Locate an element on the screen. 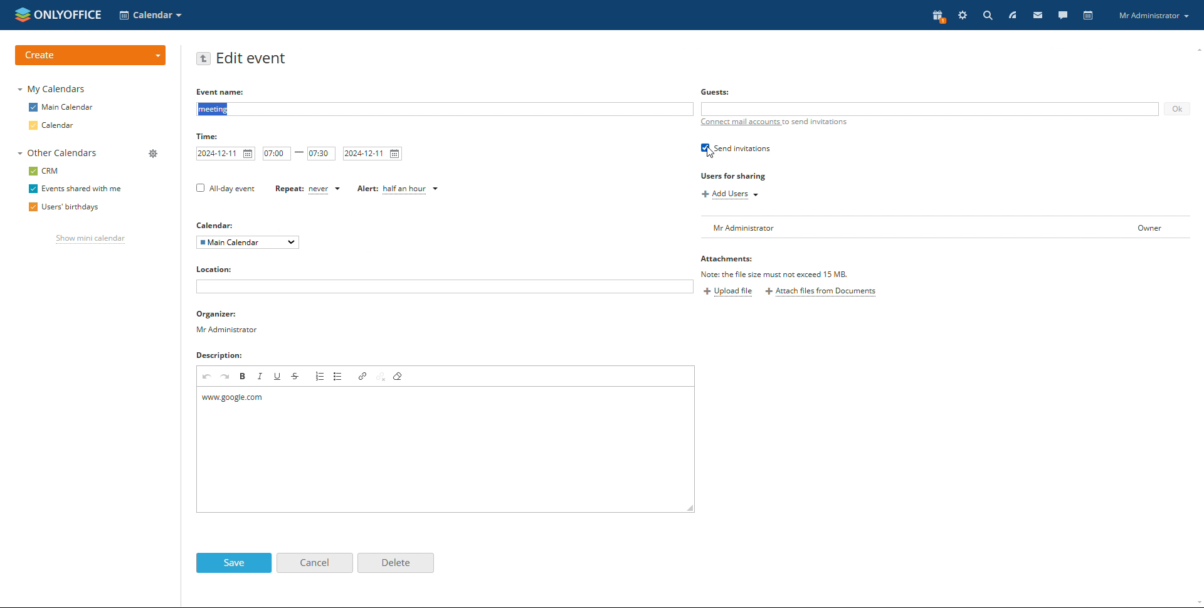  selct calendar is located at coordinates (150, 15).